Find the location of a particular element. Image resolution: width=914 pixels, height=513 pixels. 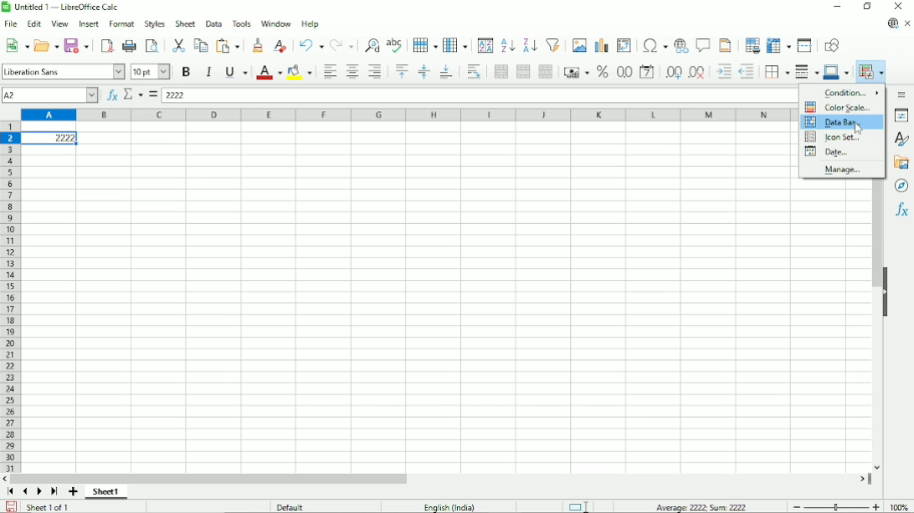

Properties is located at coordinates (901, 115).